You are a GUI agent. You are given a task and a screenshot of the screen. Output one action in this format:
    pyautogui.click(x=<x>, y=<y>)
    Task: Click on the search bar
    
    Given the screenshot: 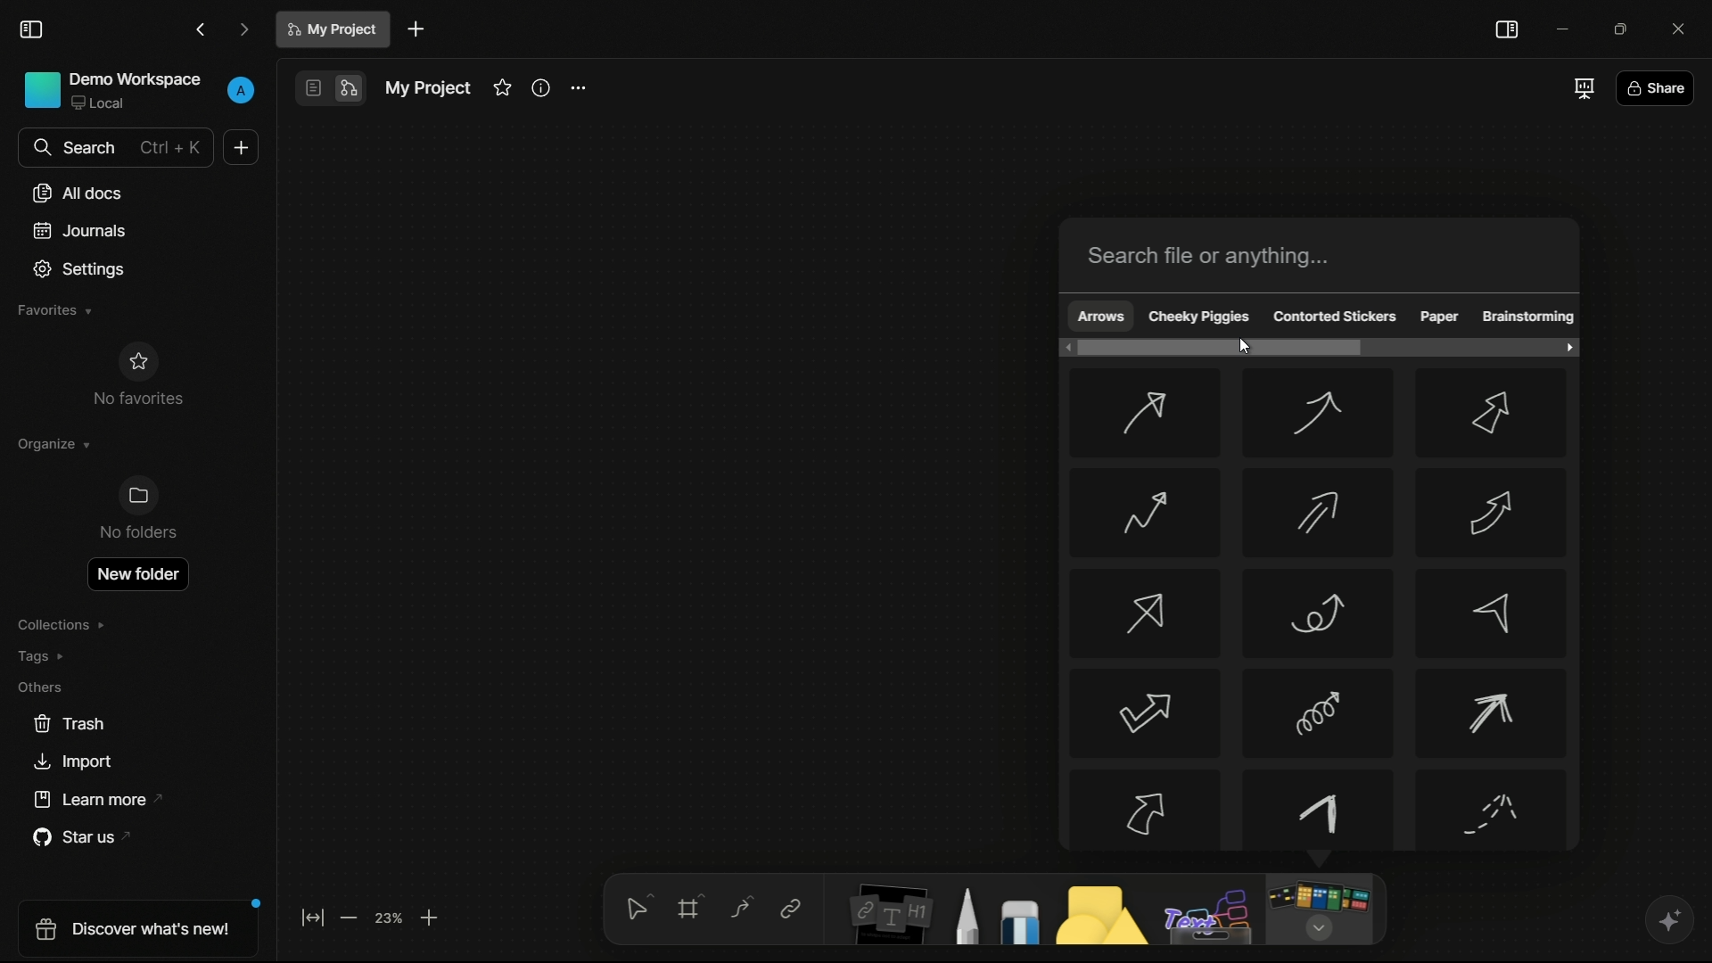 What is the action you would take?
    pyautogui.click(x=1323, y=255)
    